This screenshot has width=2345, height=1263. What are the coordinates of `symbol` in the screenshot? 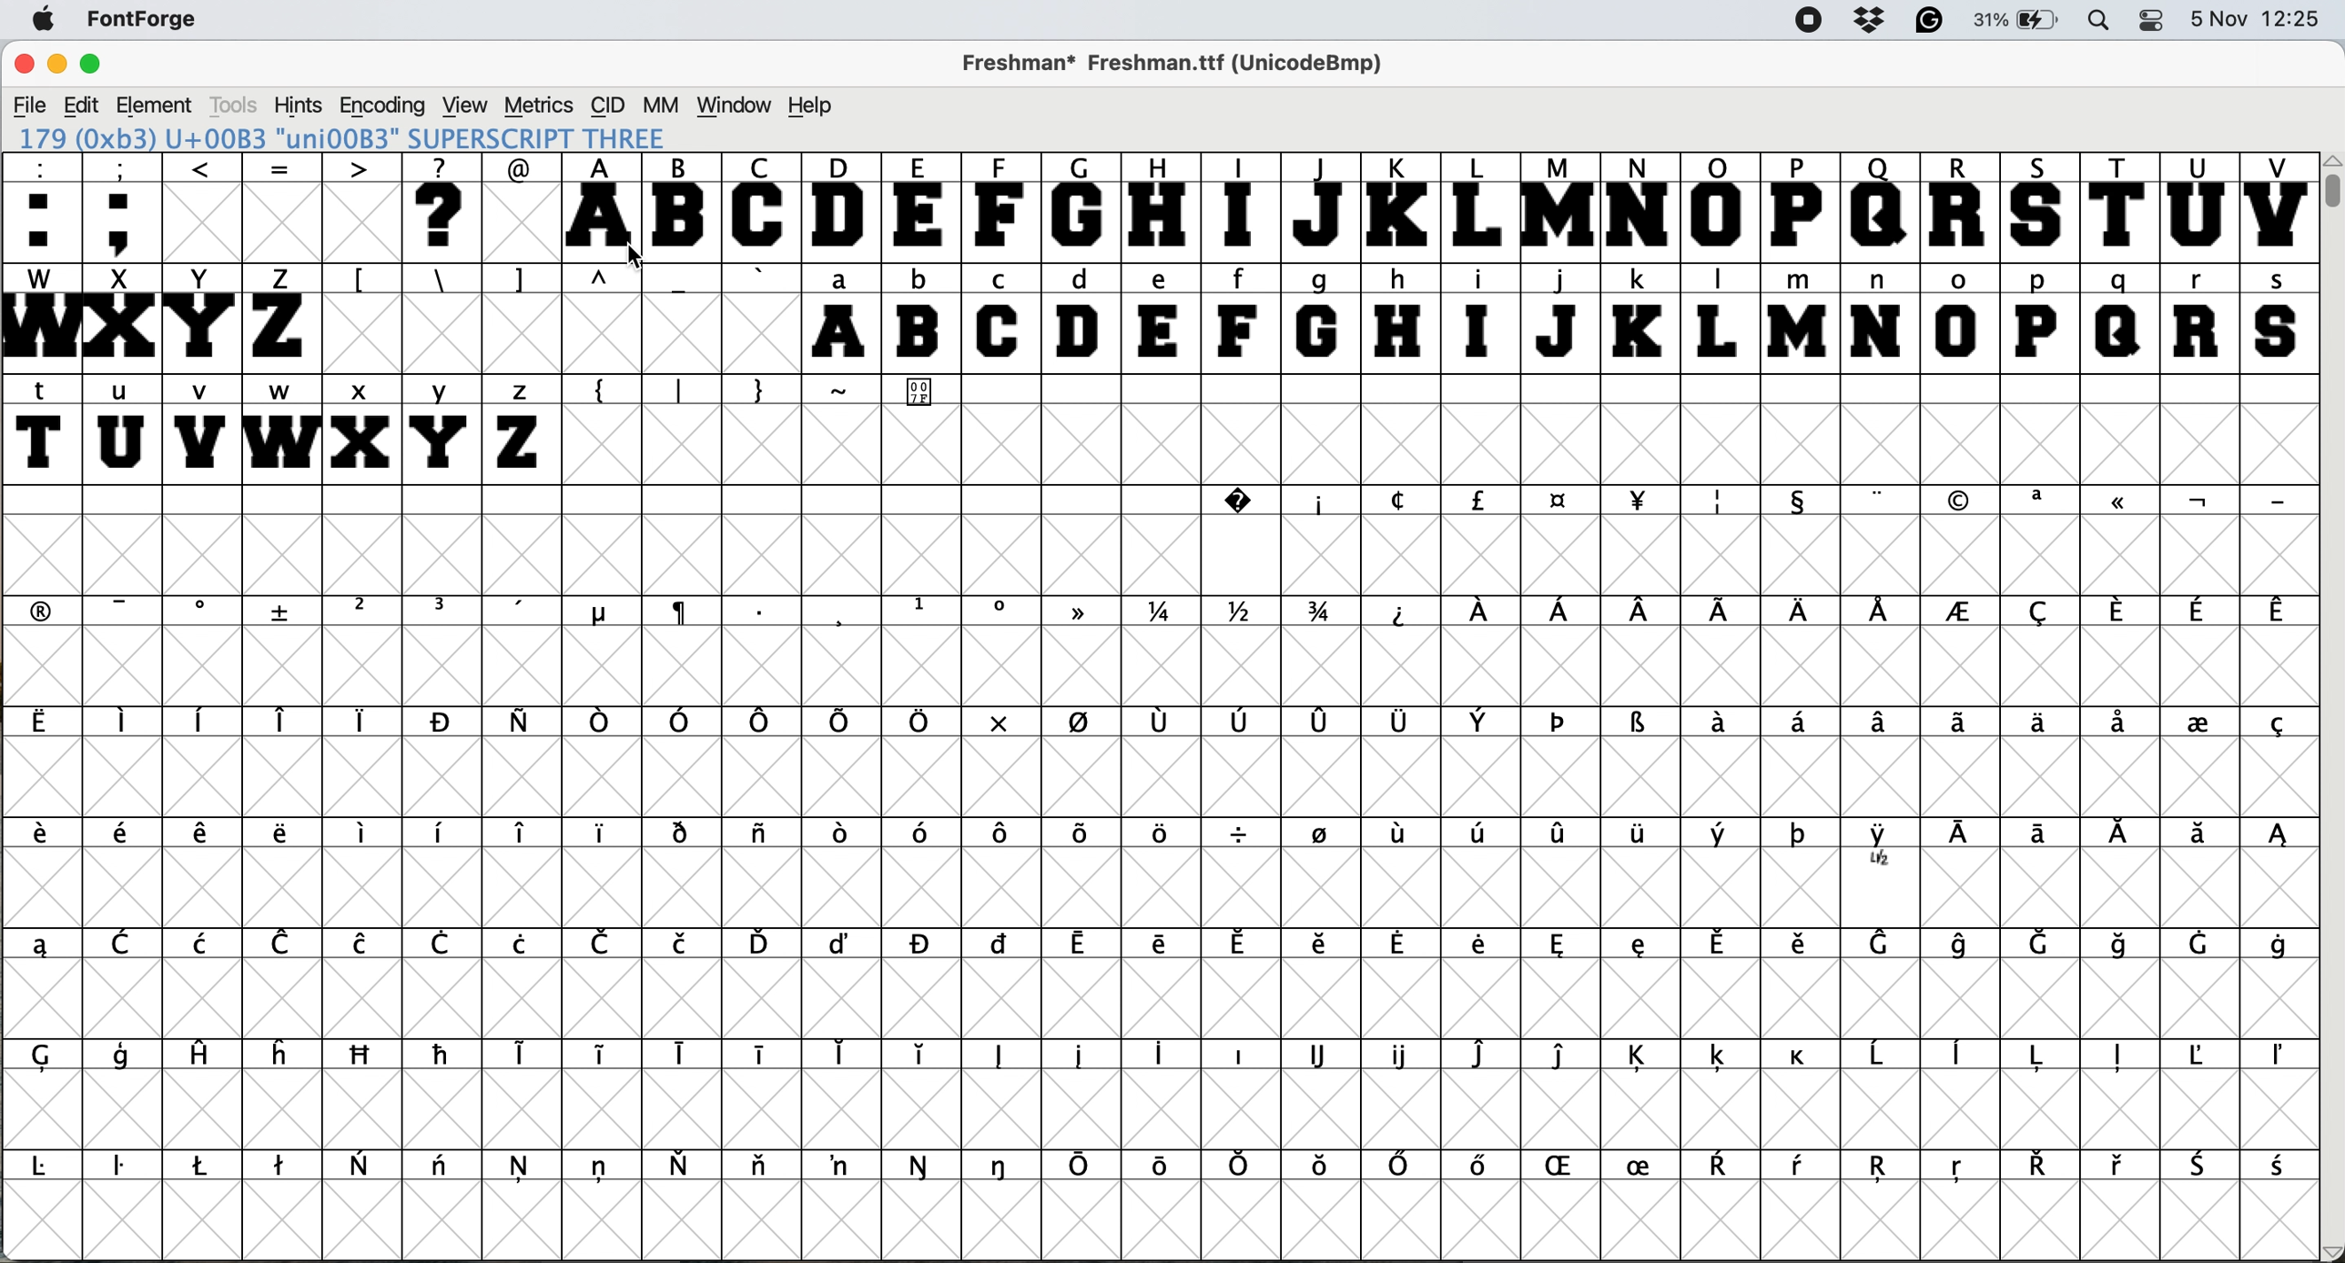 It's located at (1721, 500).